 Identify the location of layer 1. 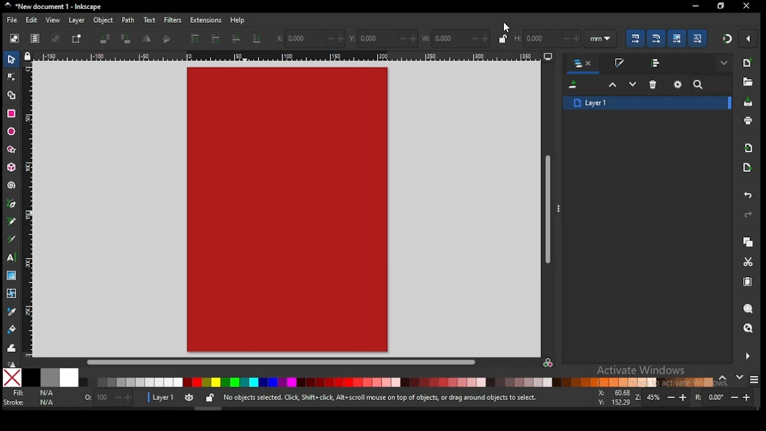
(648, 102).